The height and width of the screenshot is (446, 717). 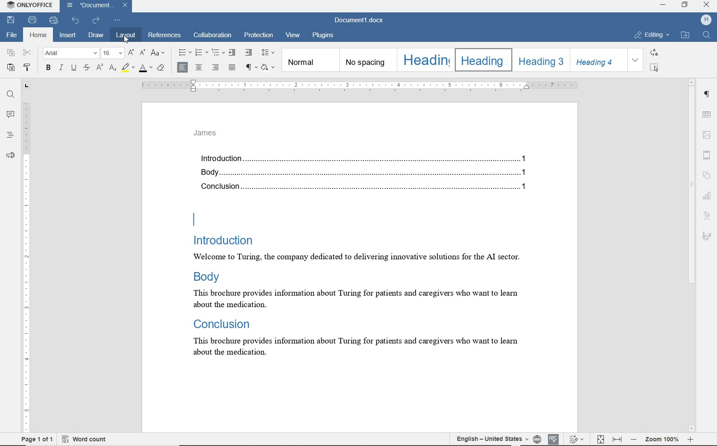 What do you see at coordinates (359, 21) in the screenshot?
I see `document name` at bounding box center [359, 21].